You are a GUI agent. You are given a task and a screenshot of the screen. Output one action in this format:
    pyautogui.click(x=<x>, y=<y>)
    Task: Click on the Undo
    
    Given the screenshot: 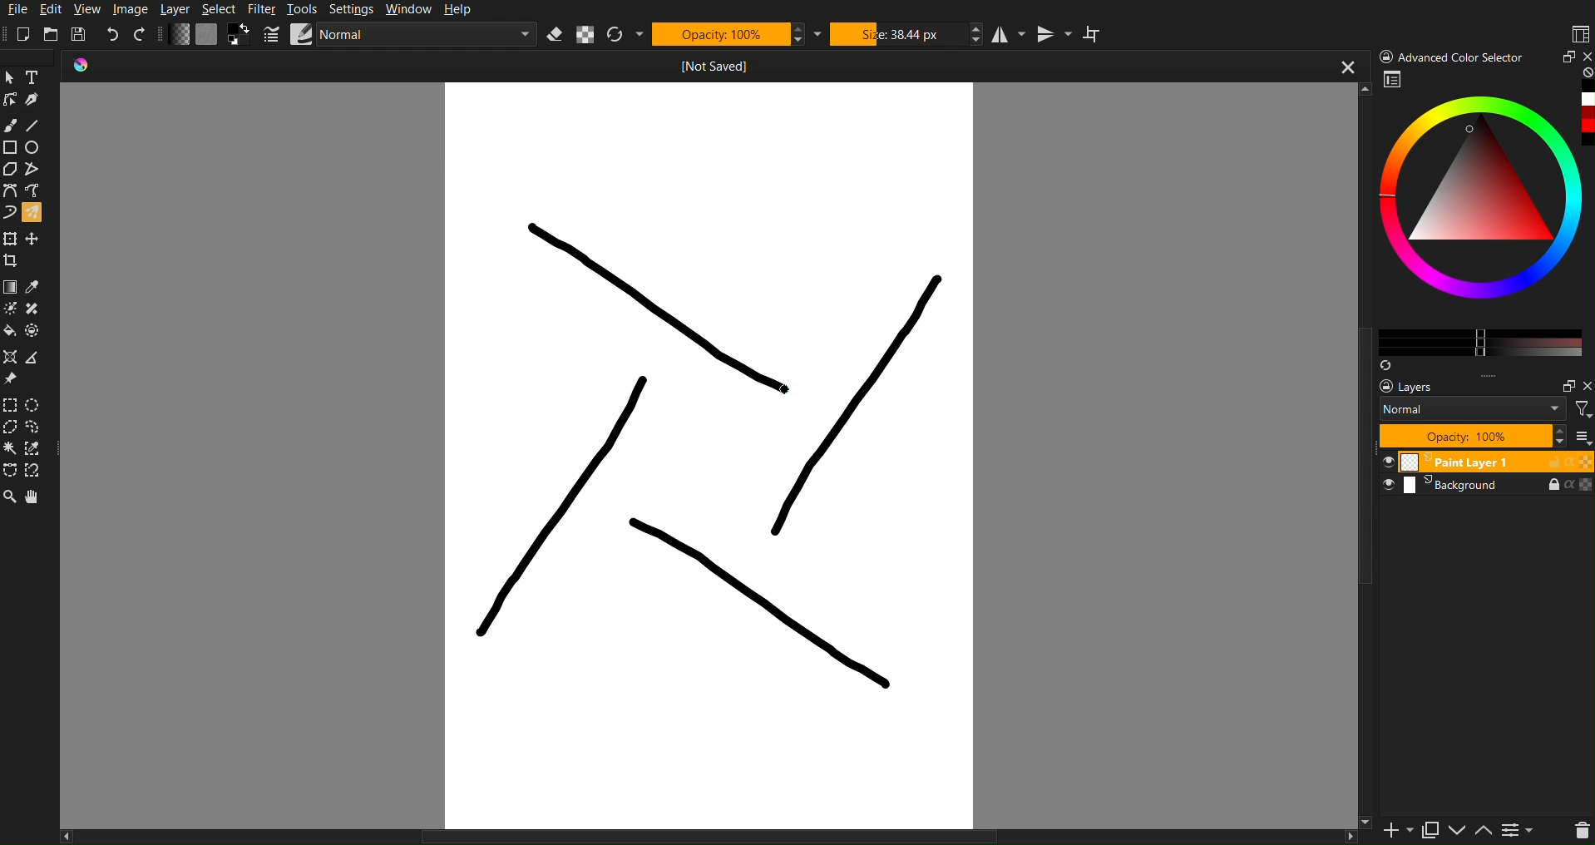 What is the action you would take?
    pyautogui.click(x=113, y=34)
    